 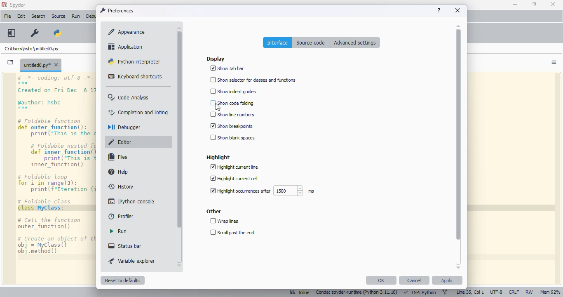 What do you see at coordinates (35, 33) in the screenshot?
I see `preferences` at bounding box center [35, 33].